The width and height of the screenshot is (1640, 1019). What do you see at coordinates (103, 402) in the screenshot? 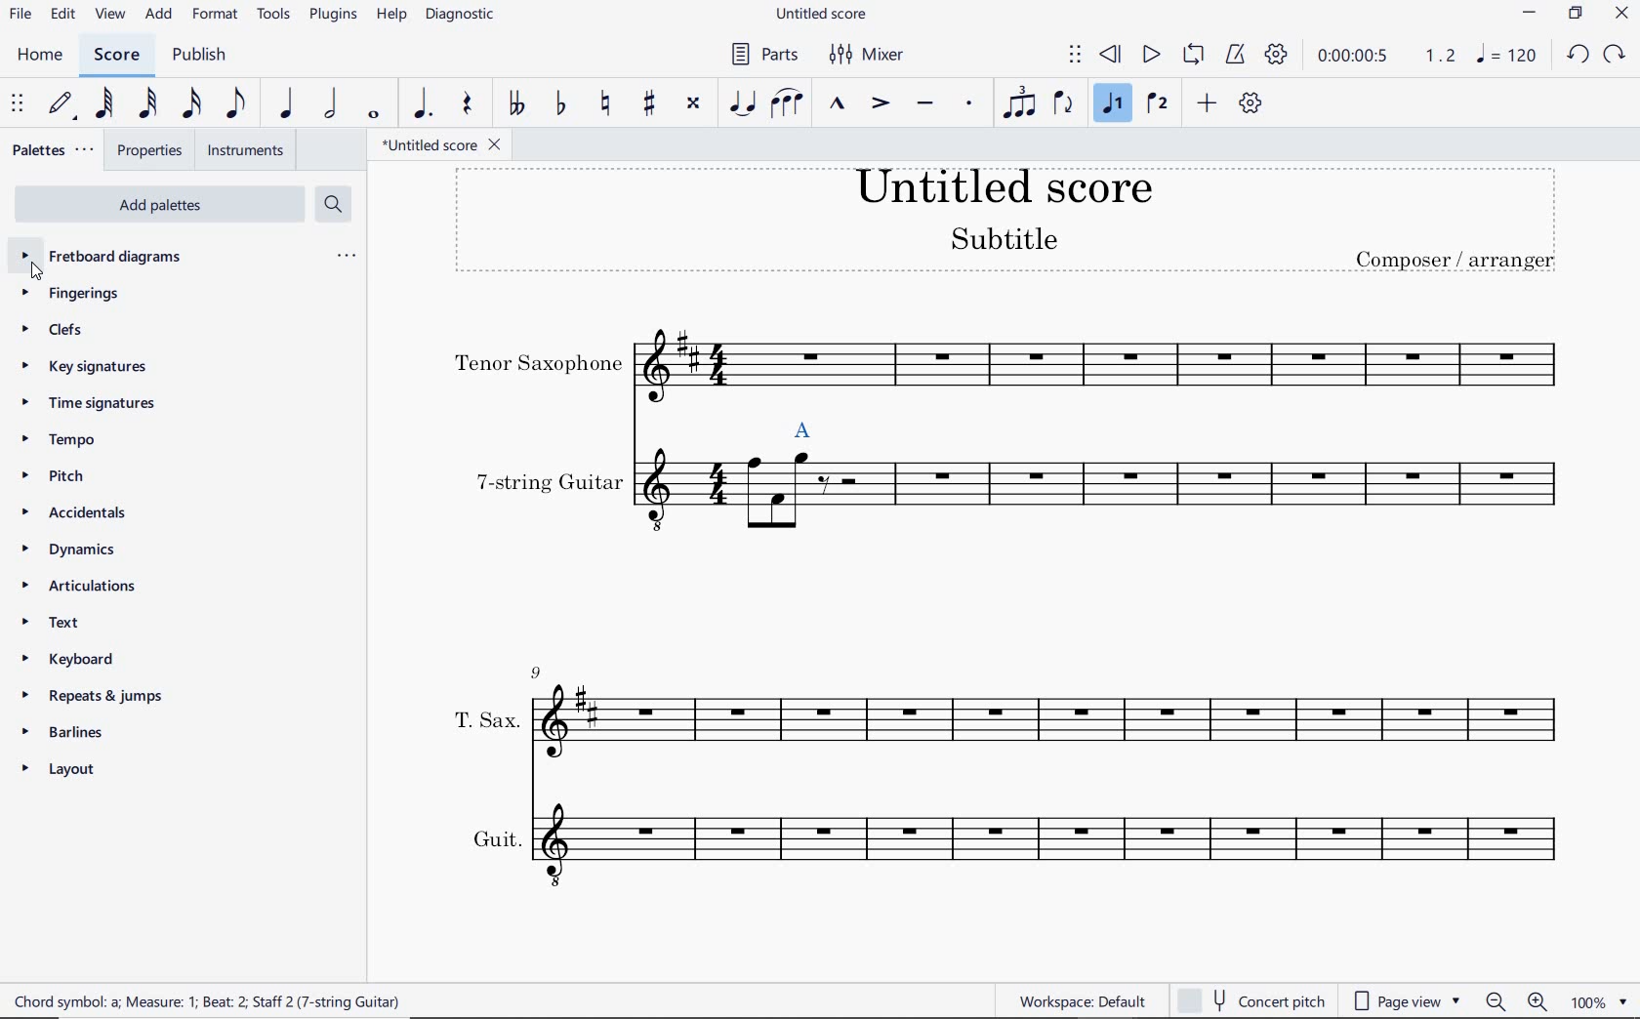
I see `TIME SIGNATURES` at bounding box center [103, 402].